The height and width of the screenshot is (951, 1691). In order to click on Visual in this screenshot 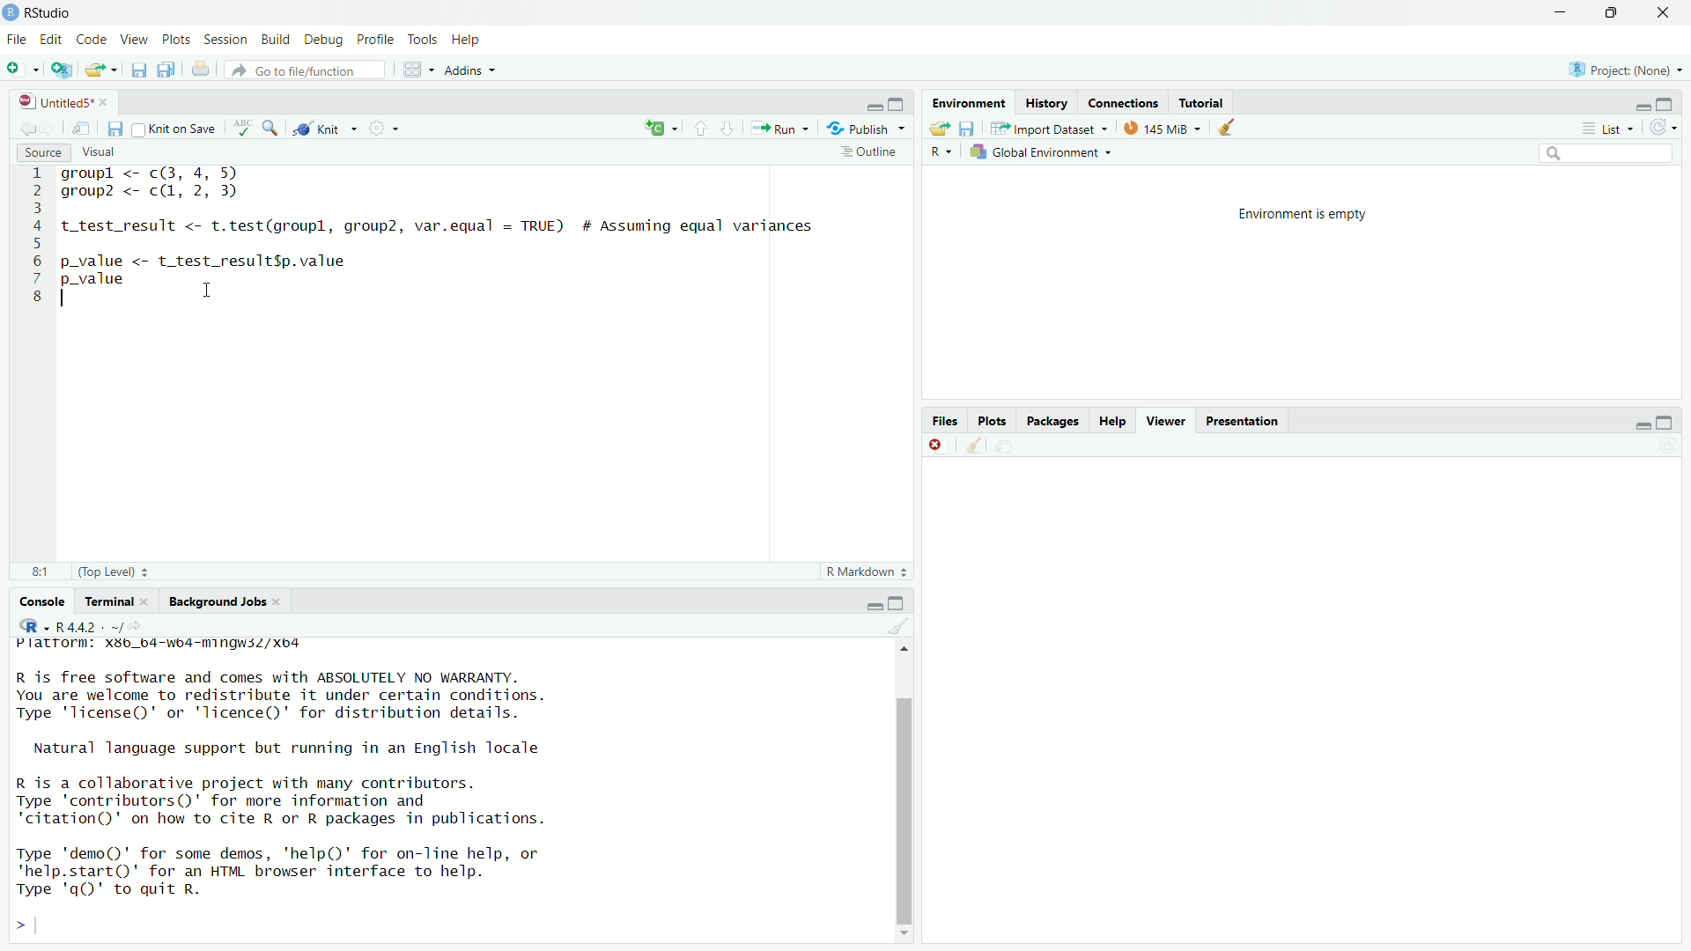, I will do `click(103, 152)`.